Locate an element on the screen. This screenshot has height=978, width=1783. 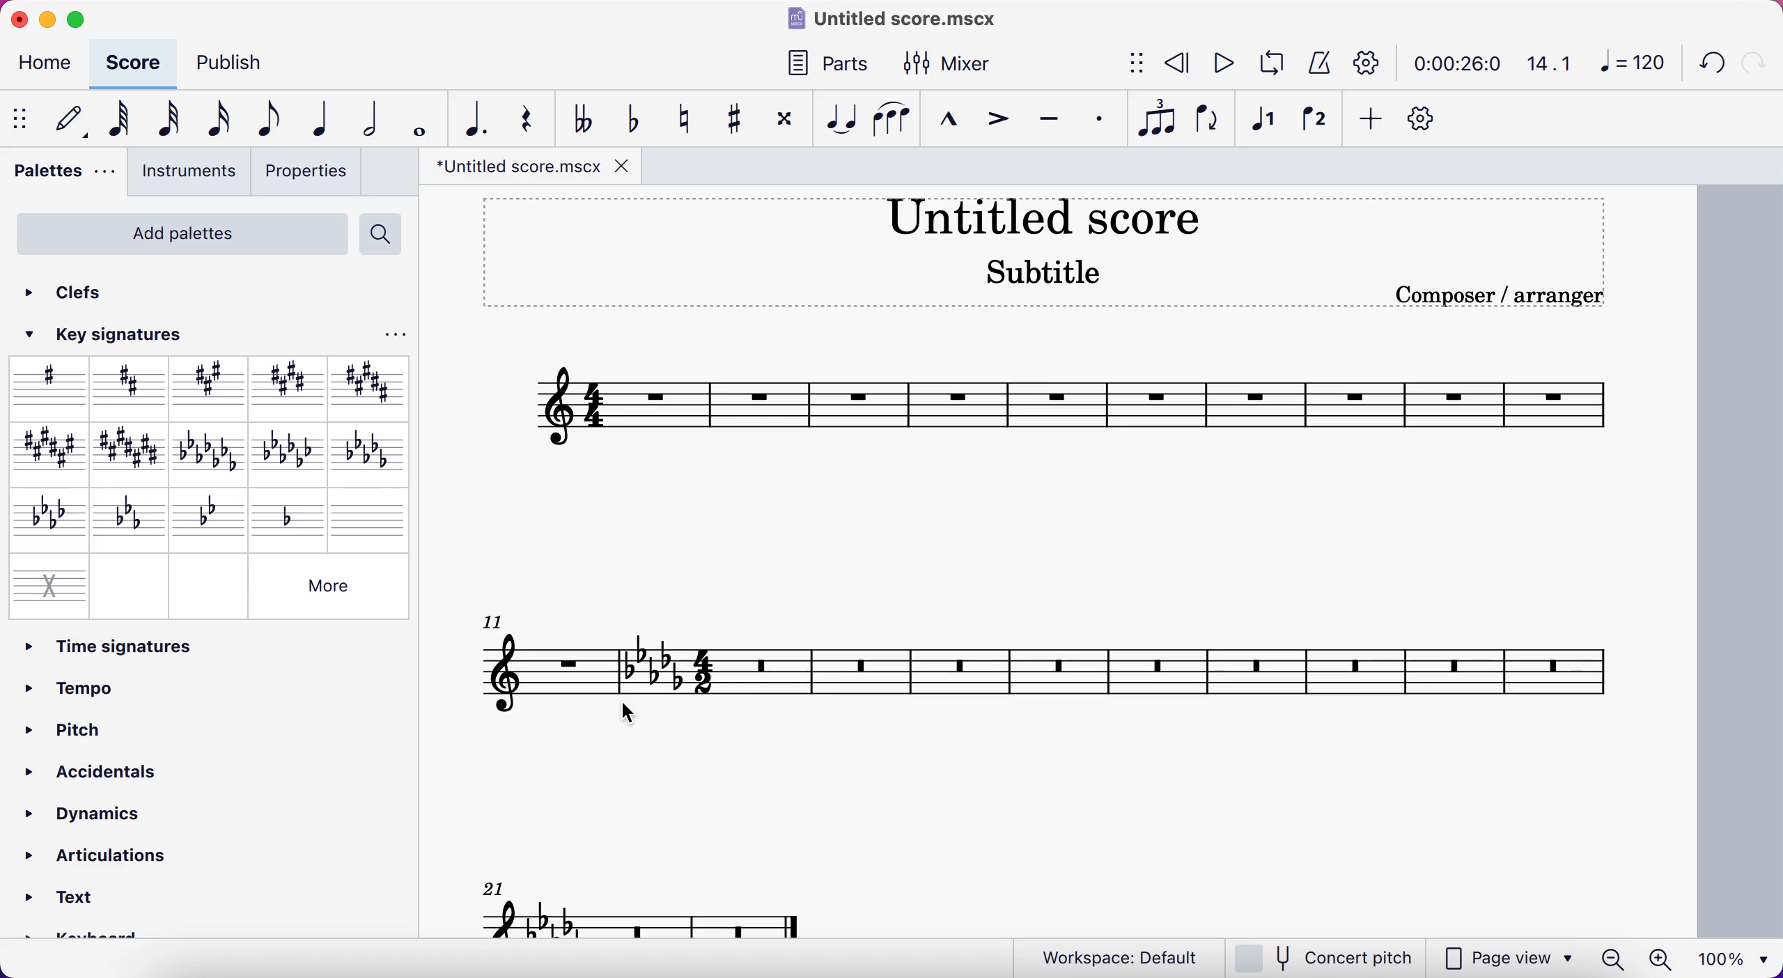
toggle doble sharp is located at coordinates (784, 119).